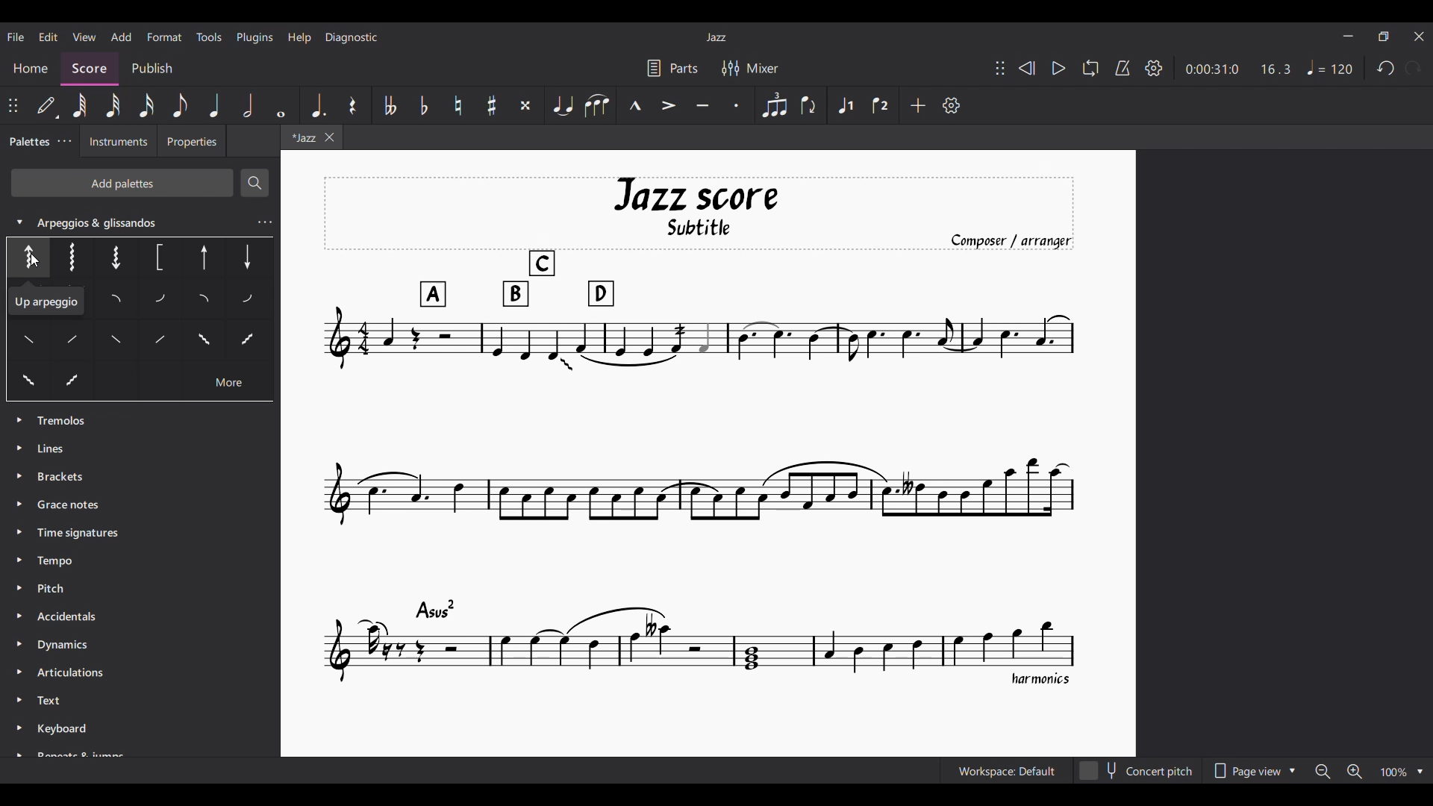 This screenshot has height=806, width=1433. Describe the element at coordinates (165, 37) in the screenshot. I see `Format menu` at that location.